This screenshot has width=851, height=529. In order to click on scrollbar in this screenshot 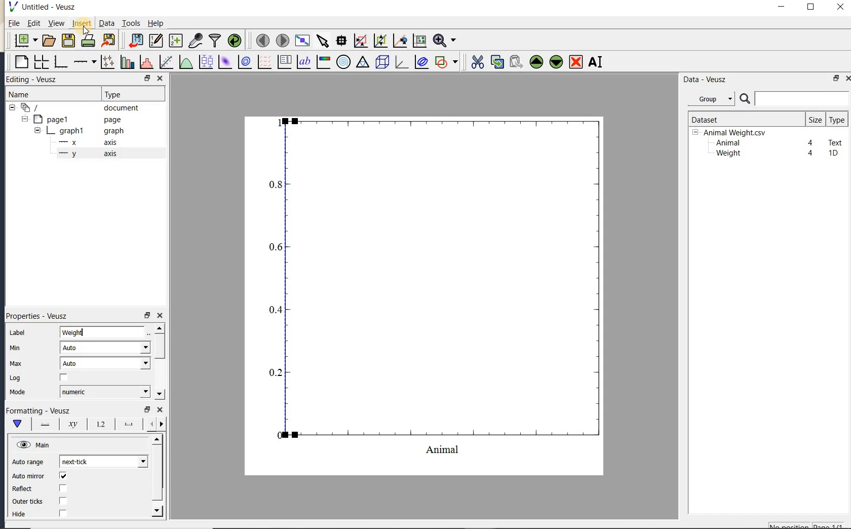, I will do `click(158, 476)`.